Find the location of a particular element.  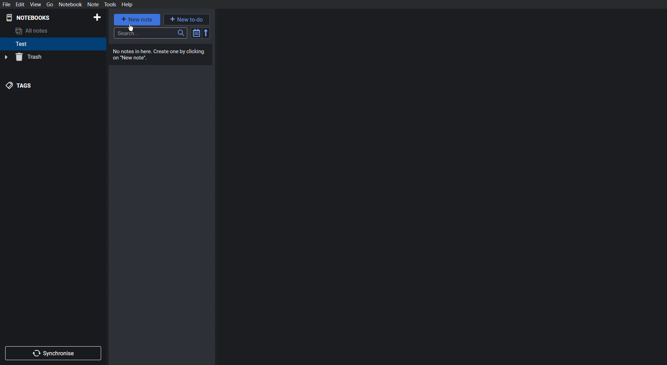

Tools is located at coordinates (110, 5).